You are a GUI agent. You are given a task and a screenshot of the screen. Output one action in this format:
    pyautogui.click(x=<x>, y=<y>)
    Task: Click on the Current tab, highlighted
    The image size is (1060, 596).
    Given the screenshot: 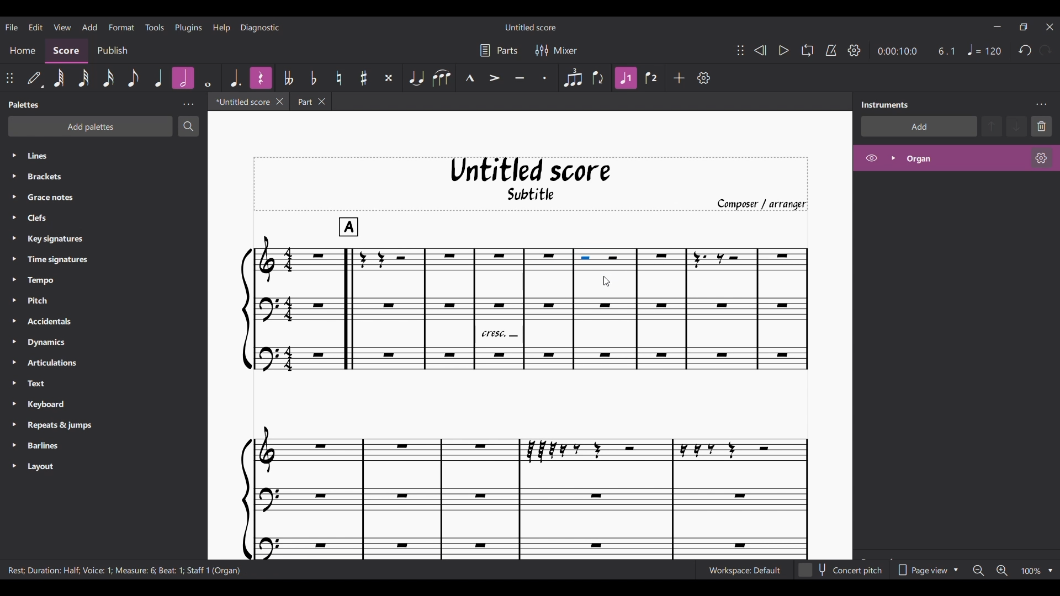 What is the action you would take?
    pyautogui.click(x=242, y=102)
    